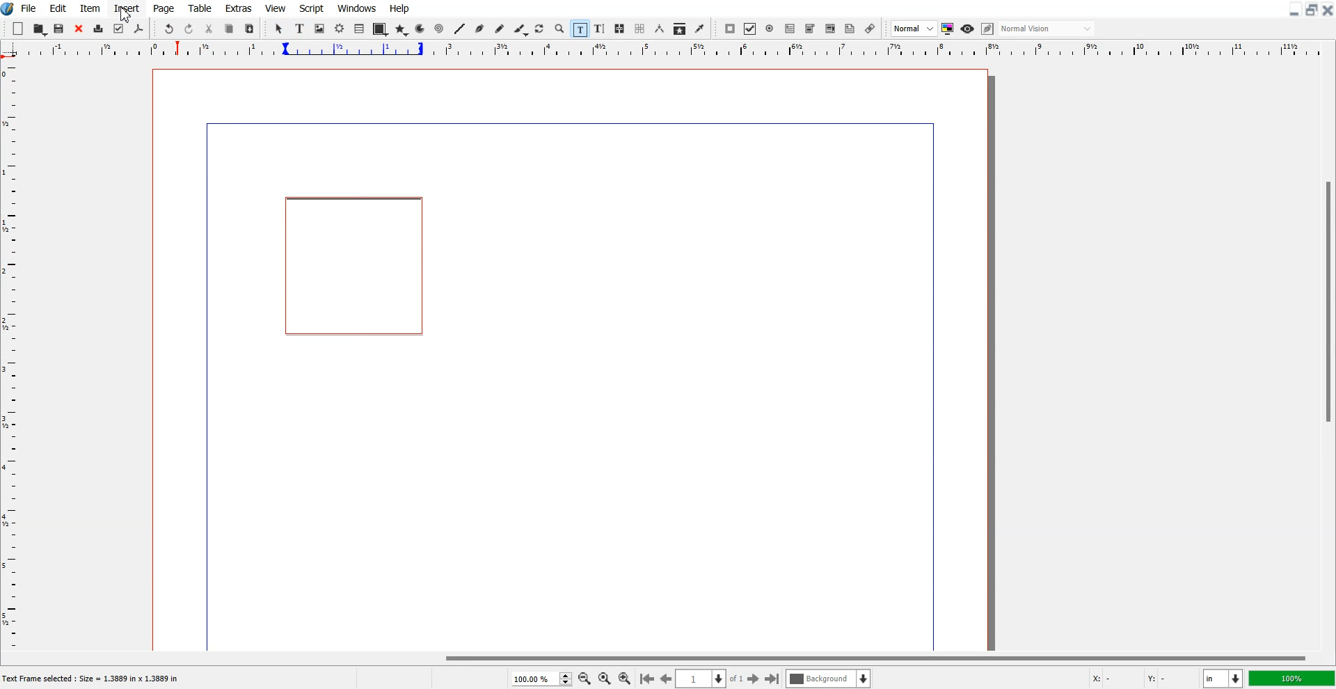 The image size is (1336, 689). What do you see at coordinates (360, 29) in the screenshot?
I see `Table` at bounding box center [360, 29].